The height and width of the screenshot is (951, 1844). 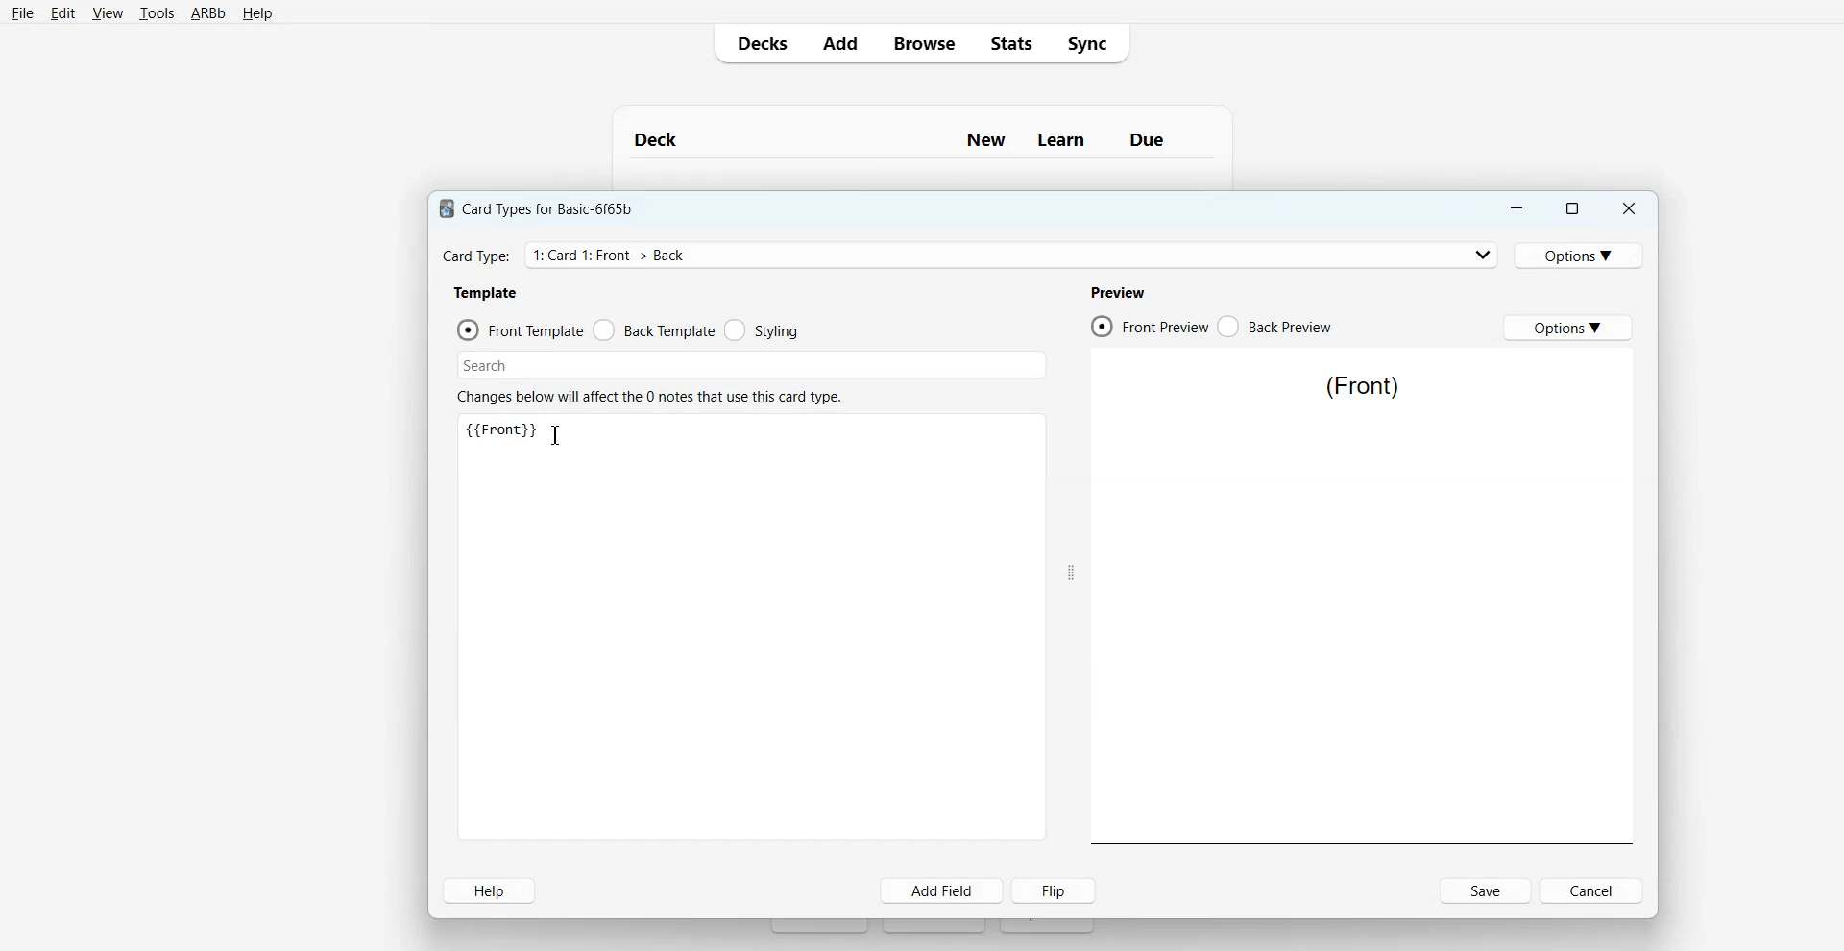 What do you see at coordinates (762, 330) in the screenshot?
I see `Styling` at bounding box center [762, 330].